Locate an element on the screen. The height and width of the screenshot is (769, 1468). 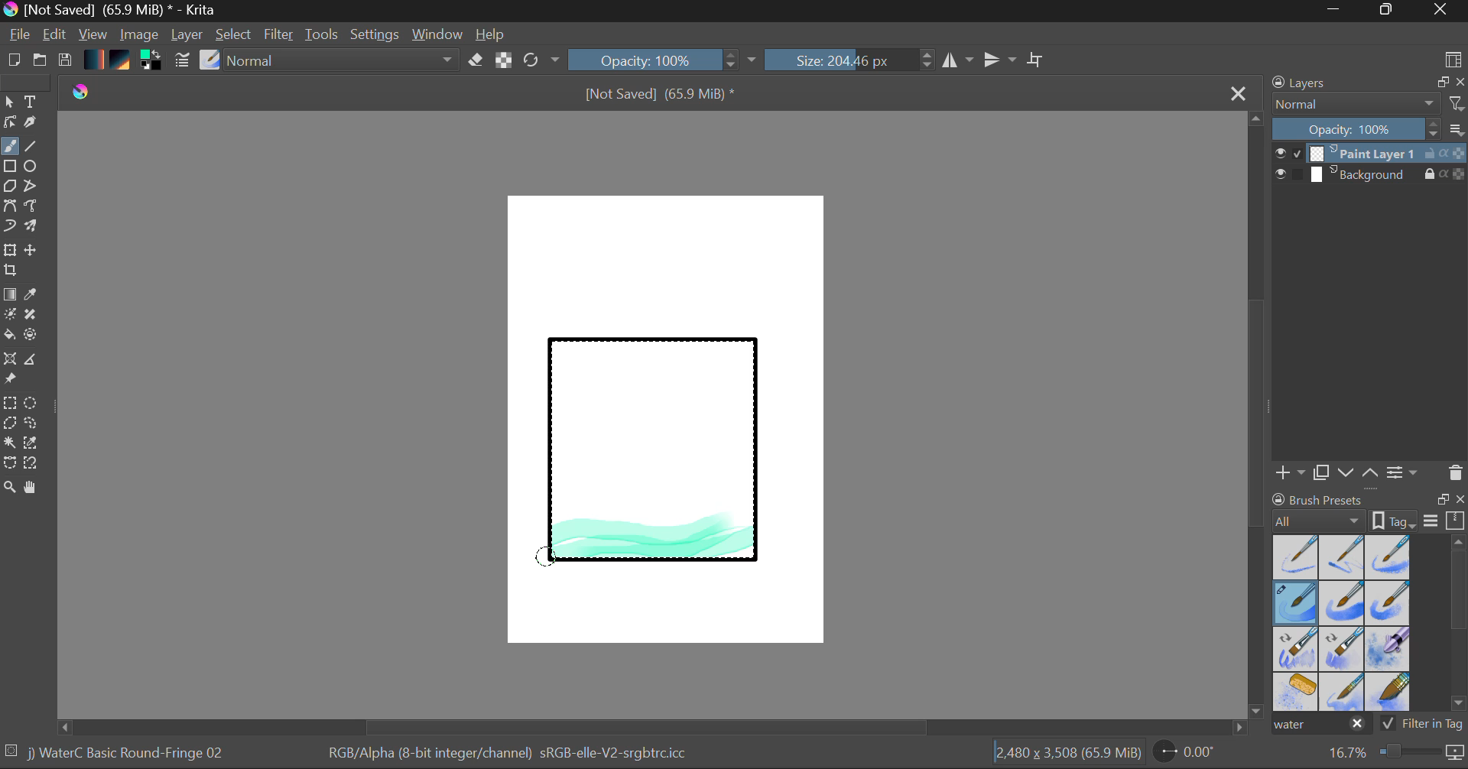
Line is located at coordinates (31, 147).